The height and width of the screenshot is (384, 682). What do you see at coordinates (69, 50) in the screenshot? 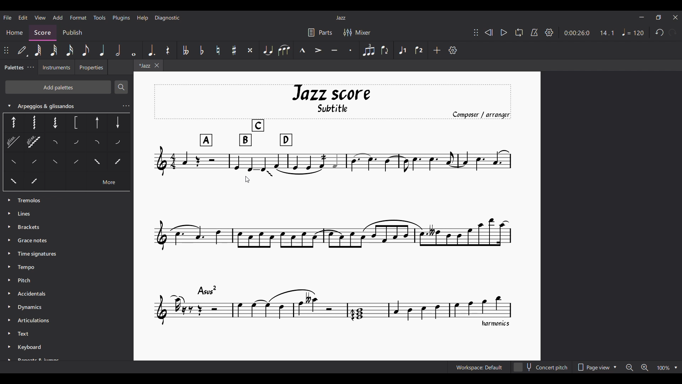
I see `16th note` at bounding box center [69, 50].